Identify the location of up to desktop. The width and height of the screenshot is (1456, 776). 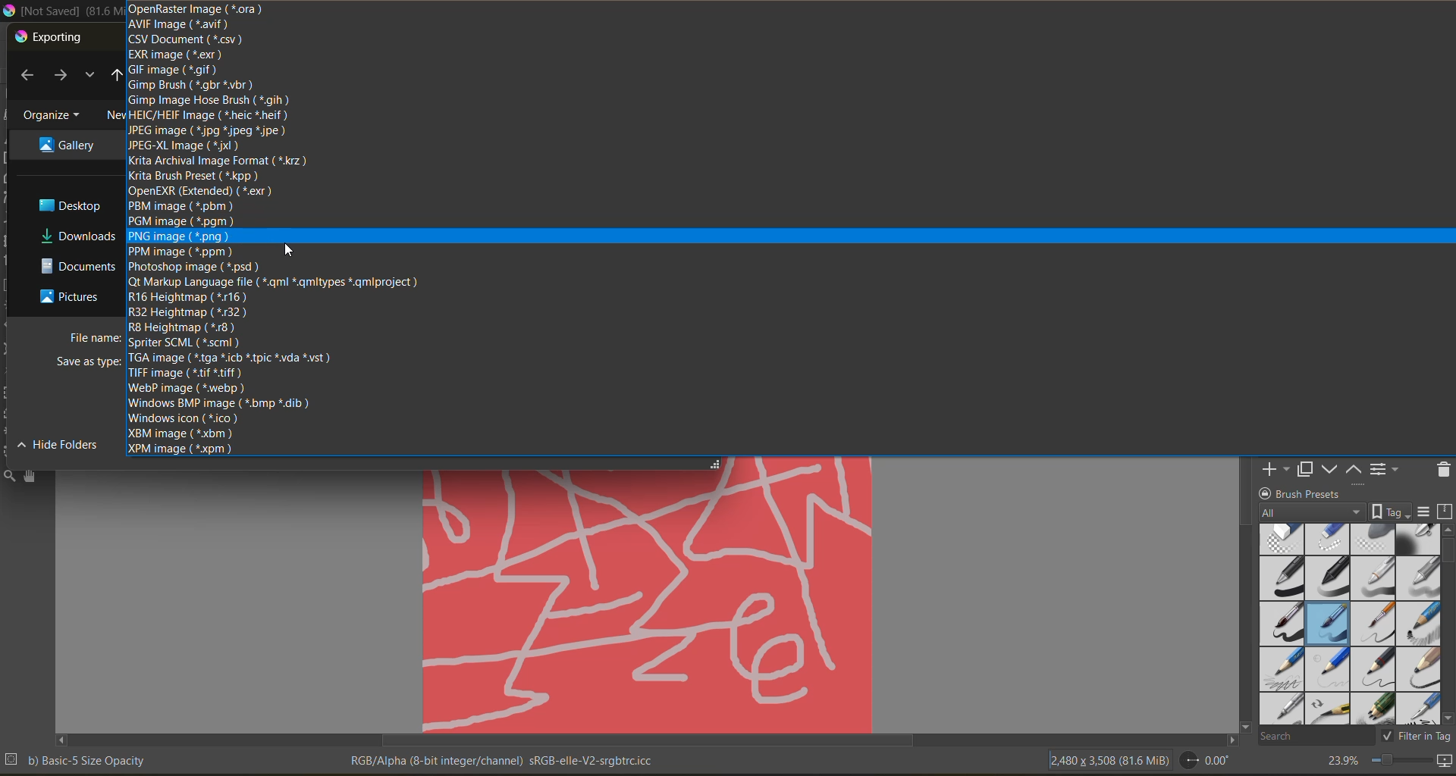
(113, 77).